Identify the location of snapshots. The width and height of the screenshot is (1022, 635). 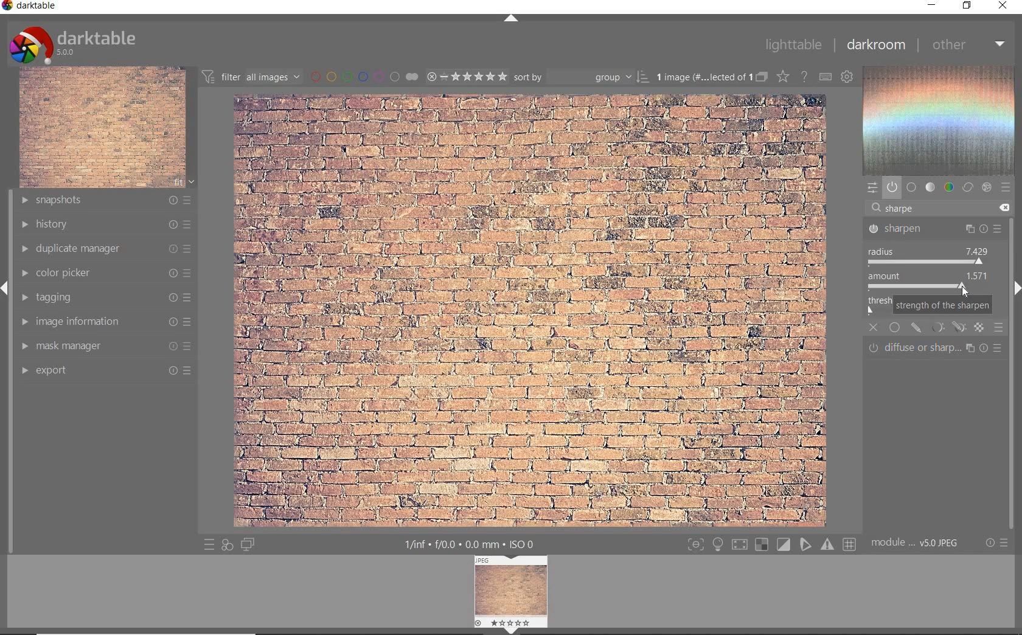
(106, 201).